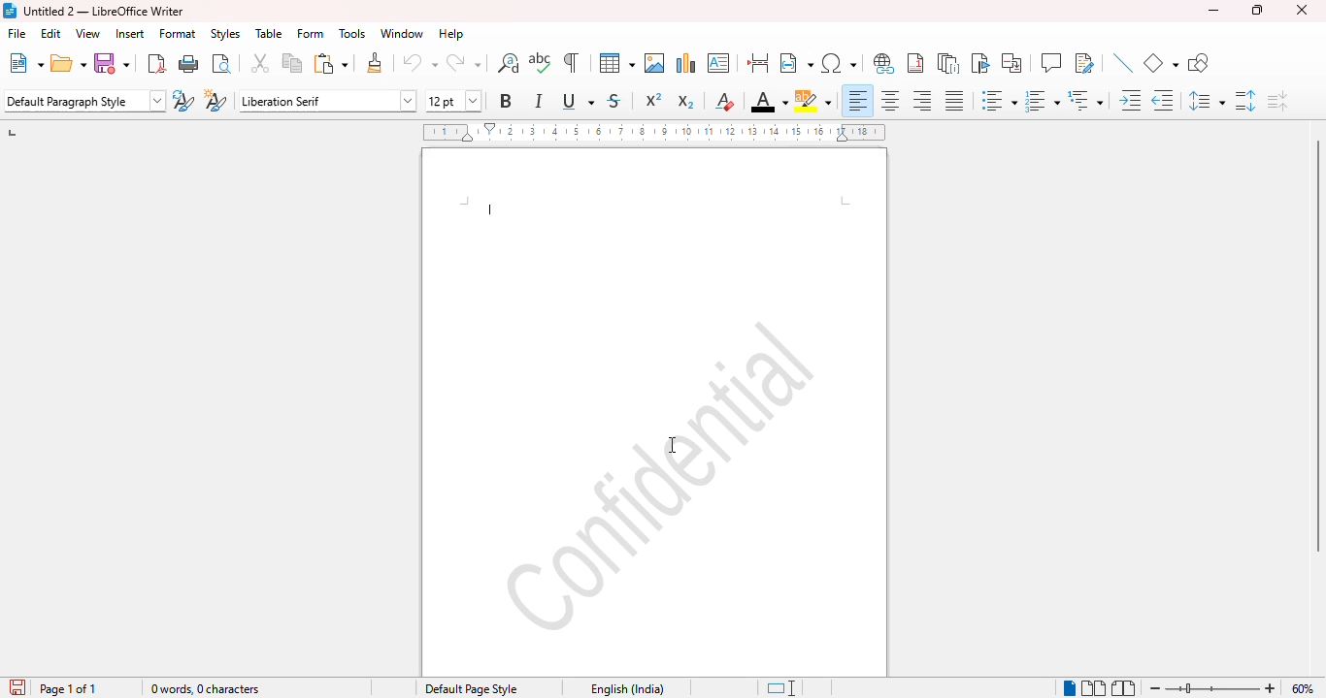  I want to click on italic, so click(538, 101).